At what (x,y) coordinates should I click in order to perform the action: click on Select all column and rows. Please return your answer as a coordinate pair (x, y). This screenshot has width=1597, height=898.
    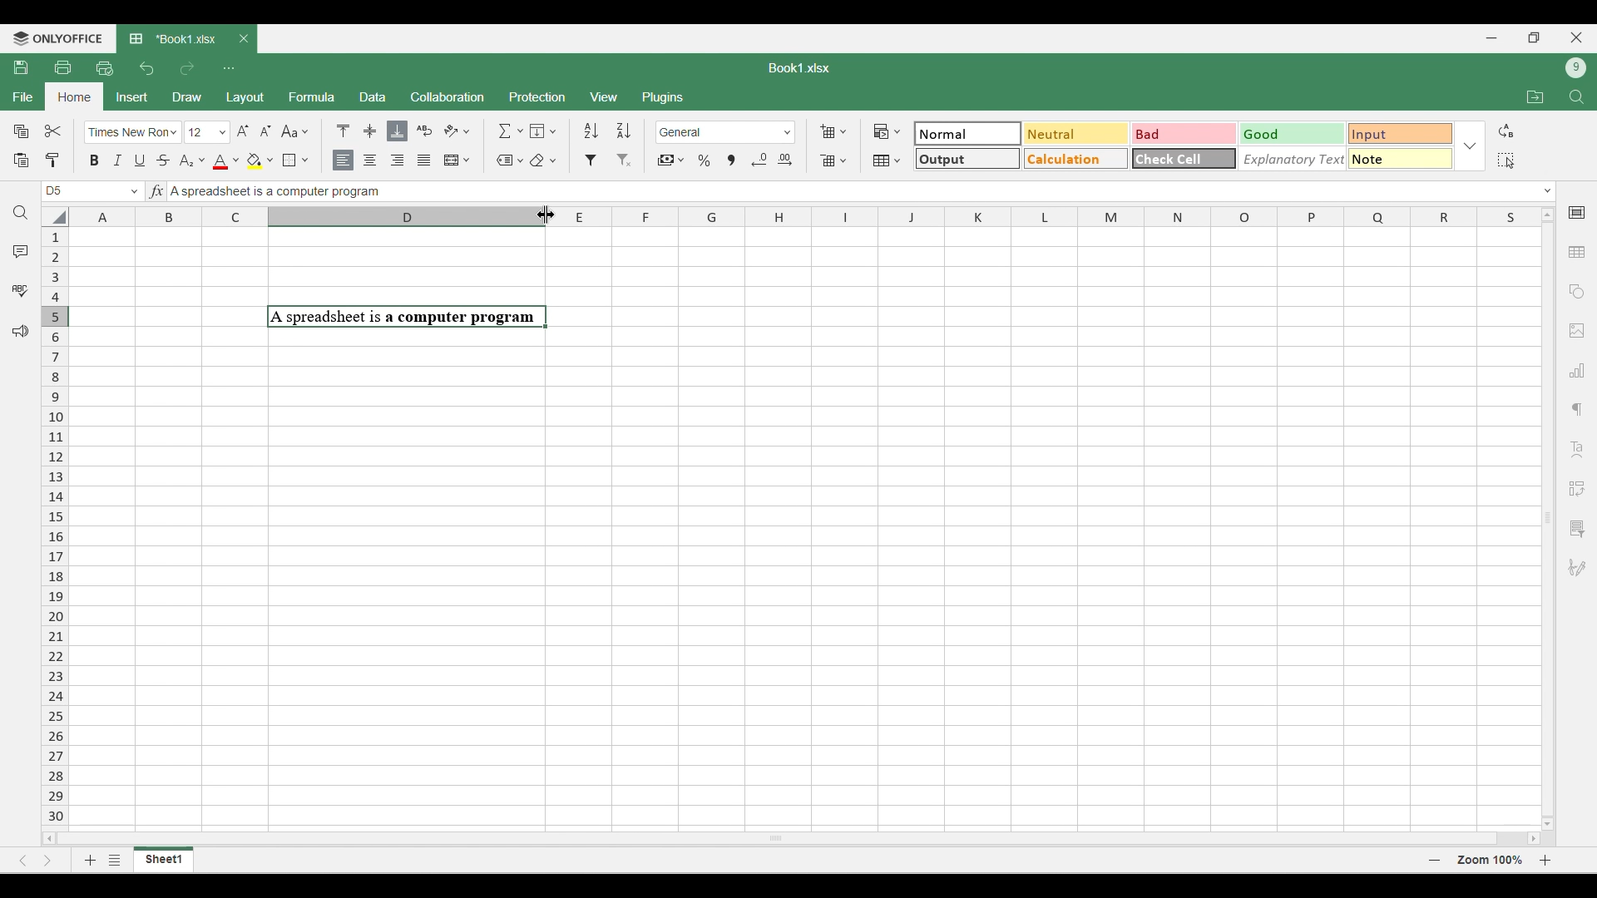
    Looking at the image, I should click on (55, 217).